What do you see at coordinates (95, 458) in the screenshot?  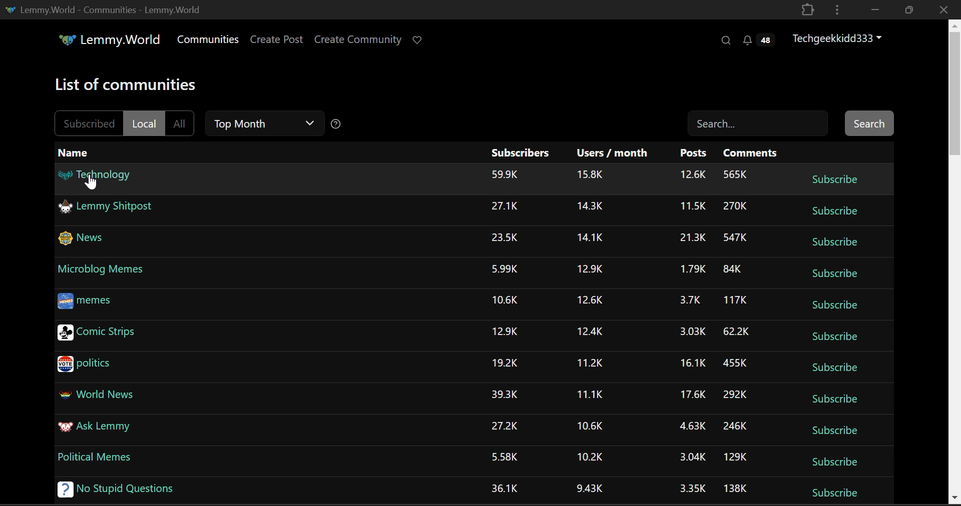 I see `Political Memes` at bounding box center [95, 458].